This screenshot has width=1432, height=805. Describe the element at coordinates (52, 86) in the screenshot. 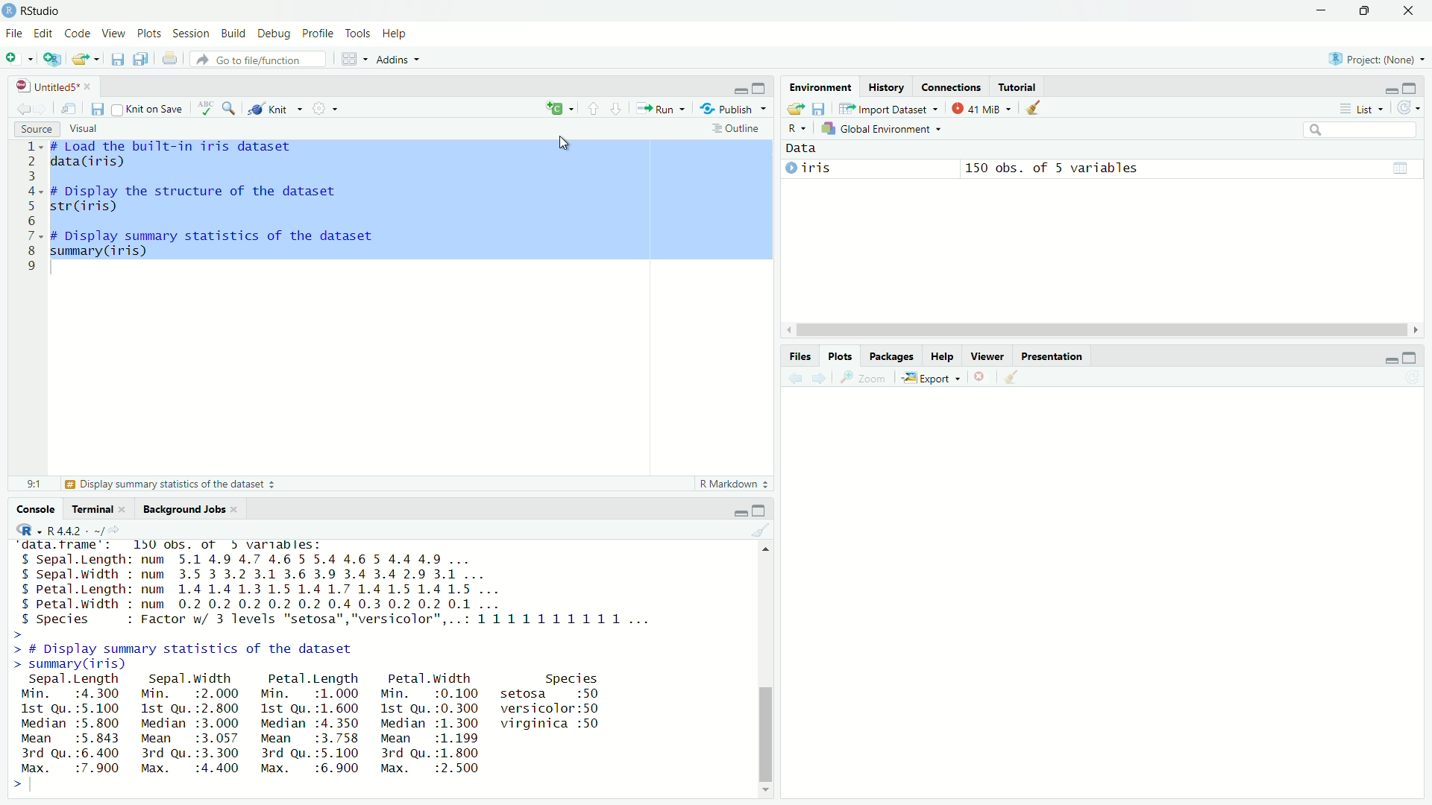

I see `Untitled5*` at that location.